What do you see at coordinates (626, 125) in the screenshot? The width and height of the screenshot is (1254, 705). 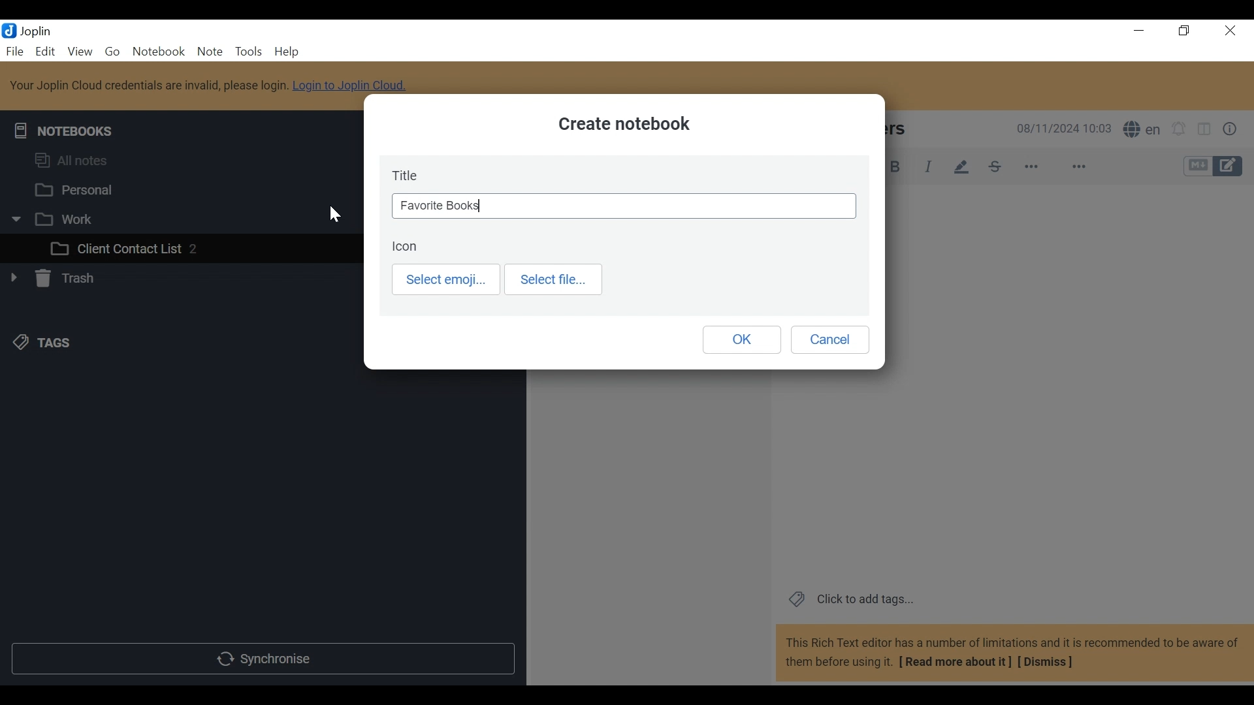 I see `Create notebook` at bounding box center [626, 125].